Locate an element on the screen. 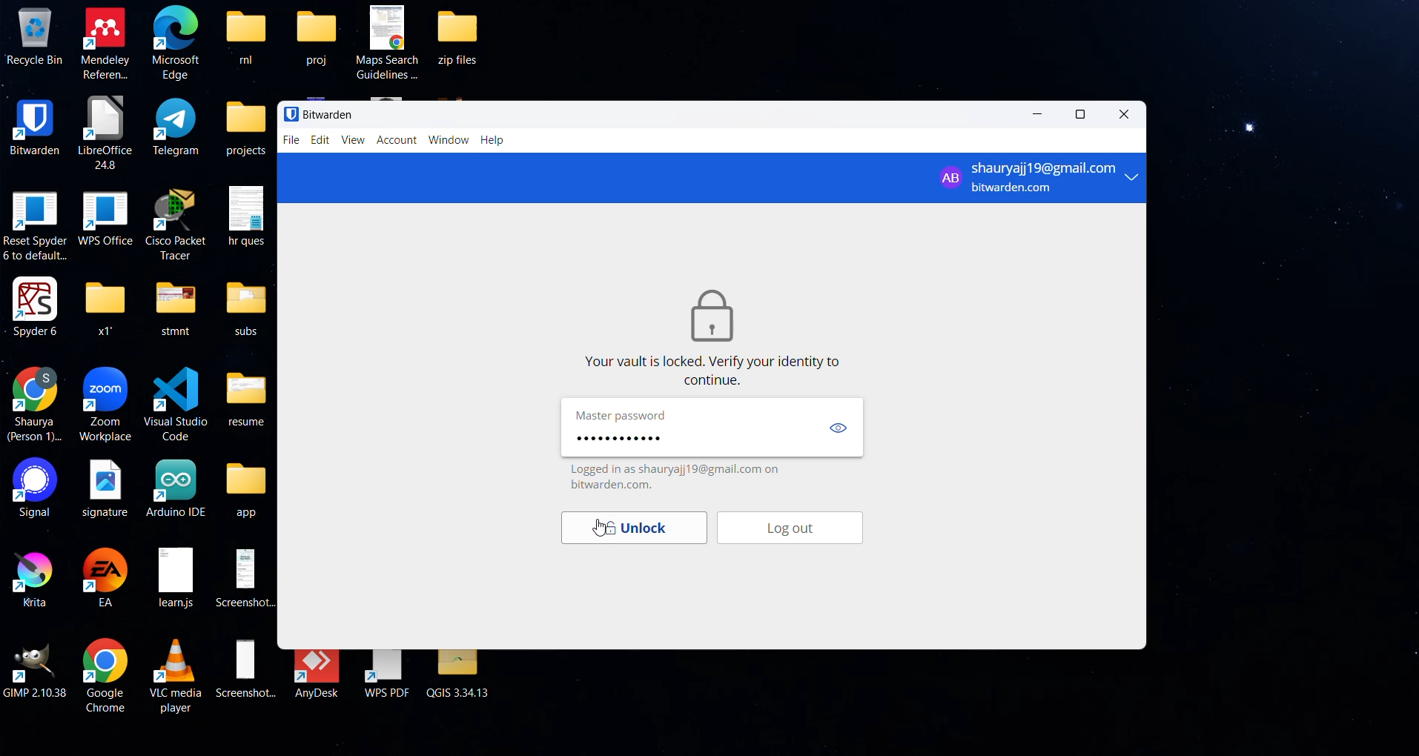  signature is located at coordinates (105, 488).